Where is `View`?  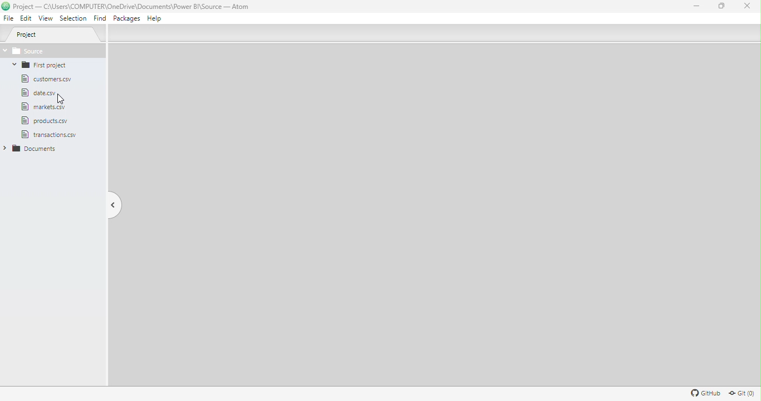 View is located at coordinates (47, 19).